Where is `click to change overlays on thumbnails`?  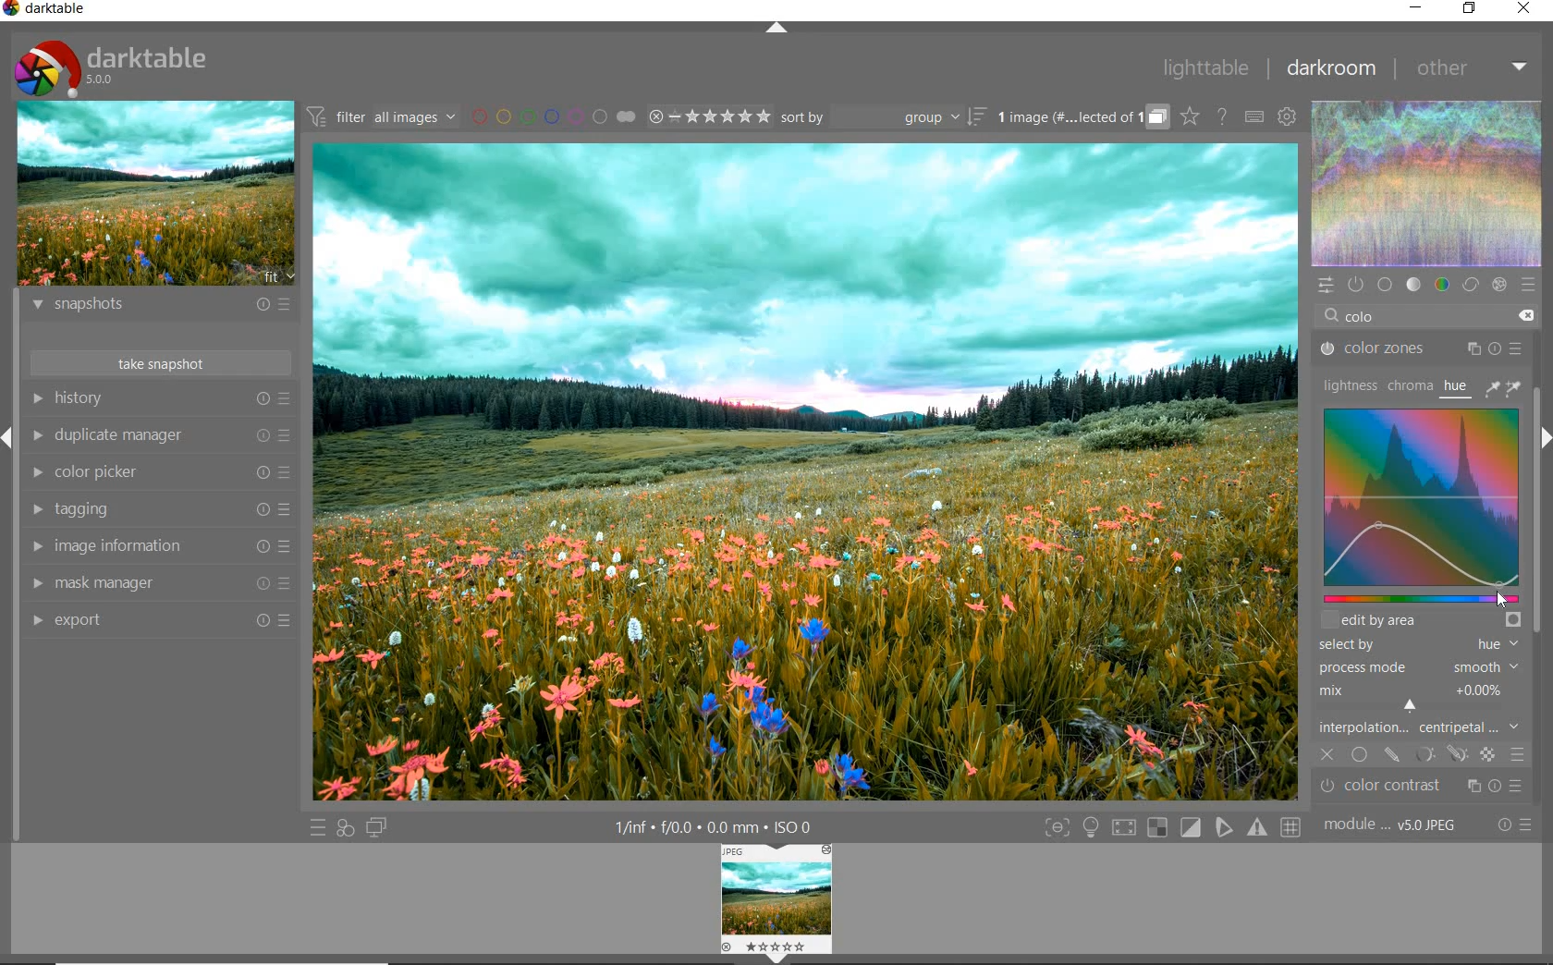 click to change overlays on thumbnails is located at coordinates (1188, 116).